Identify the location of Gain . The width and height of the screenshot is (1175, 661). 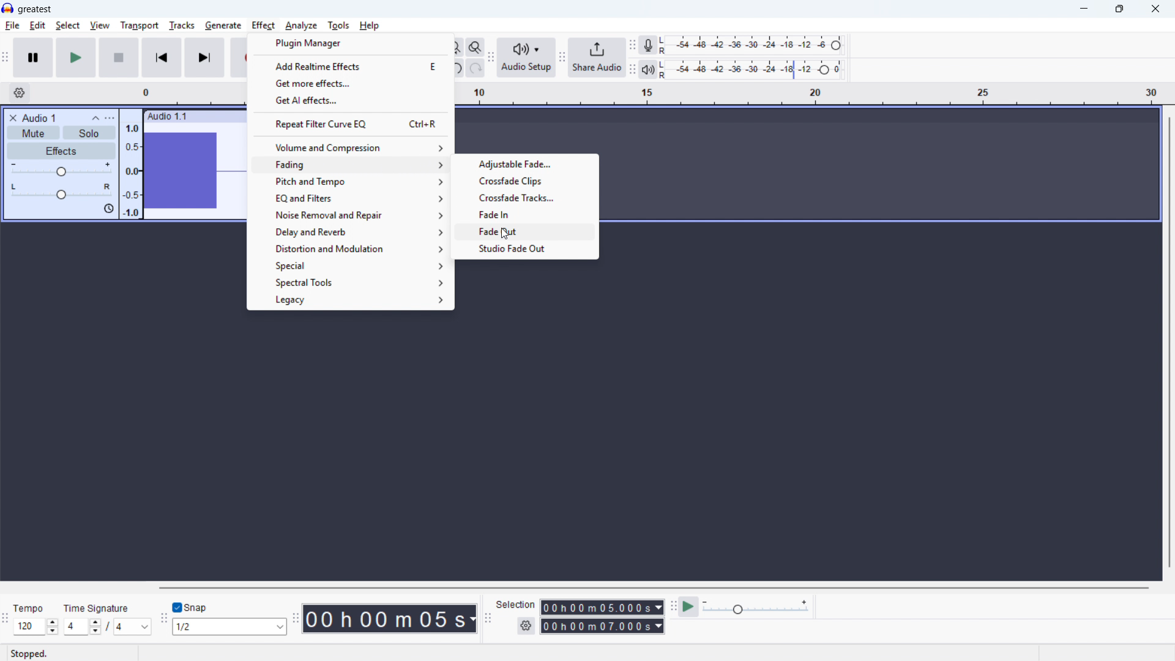
(61, 170).